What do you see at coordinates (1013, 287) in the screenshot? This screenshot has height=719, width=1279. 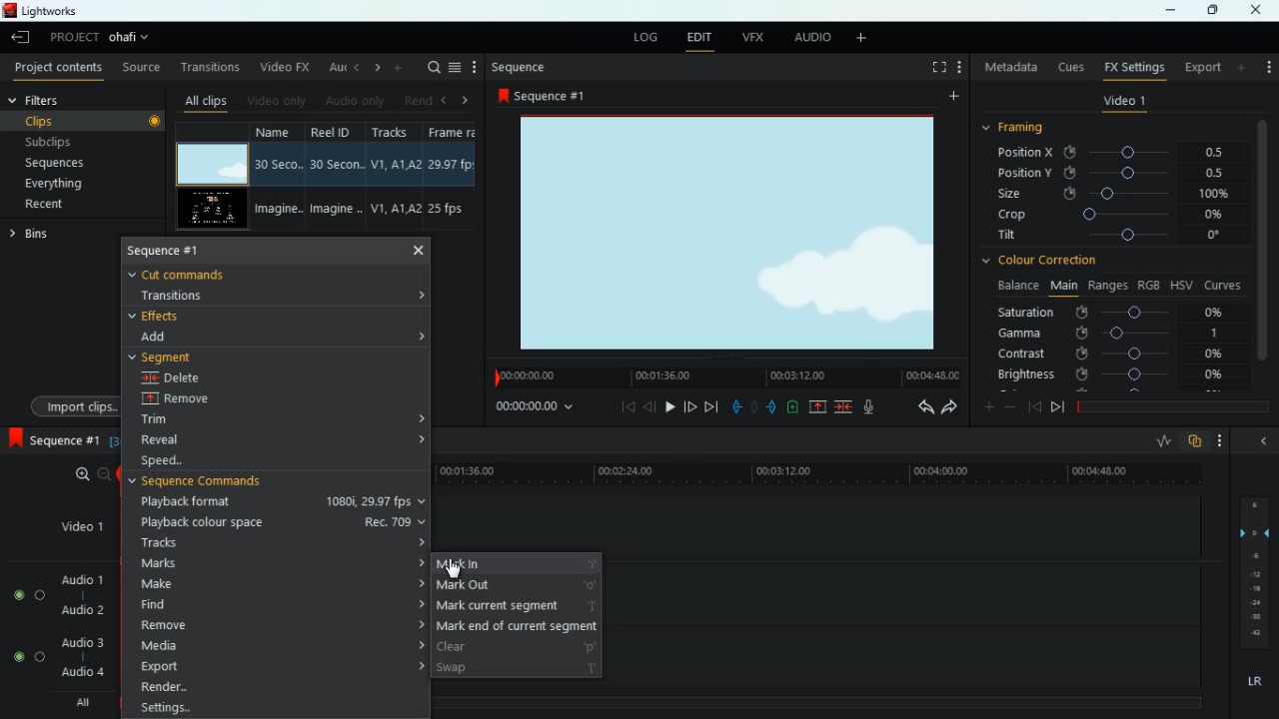 I see `balance` at bounding box center [1013, 287].